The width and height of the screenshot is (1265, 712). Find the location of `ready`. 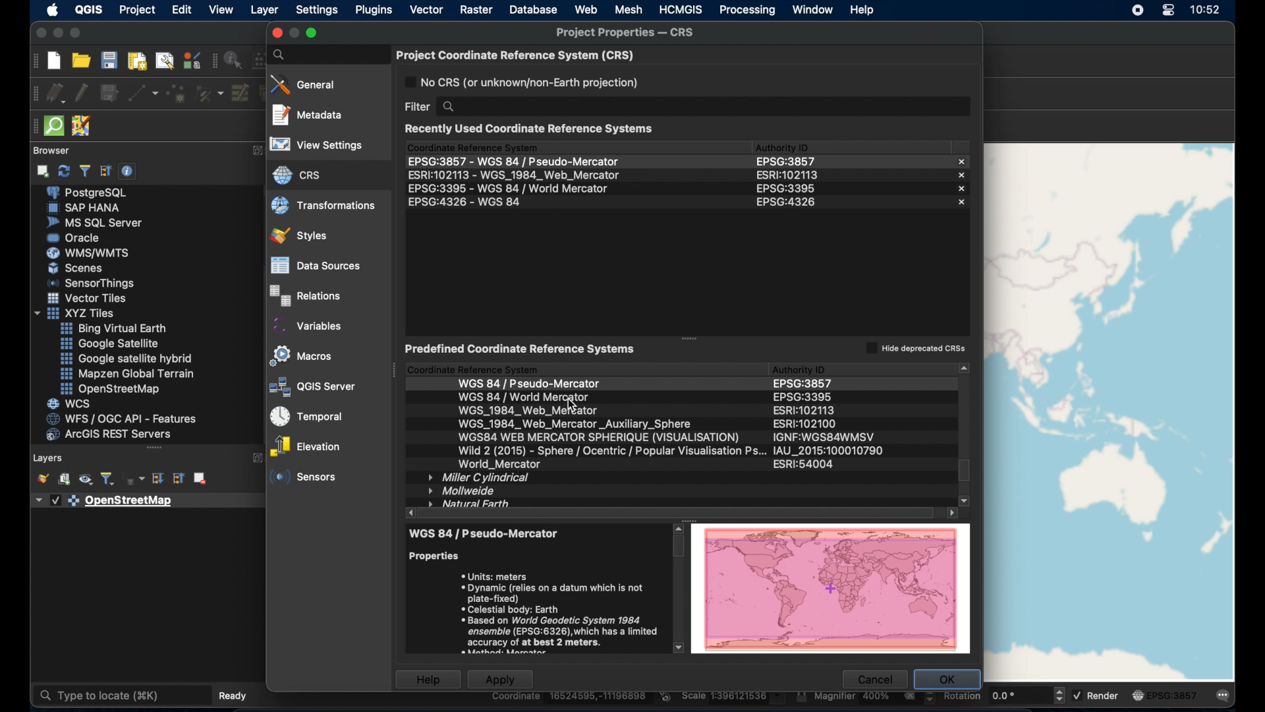

ready is located at coordinates (231, 695).